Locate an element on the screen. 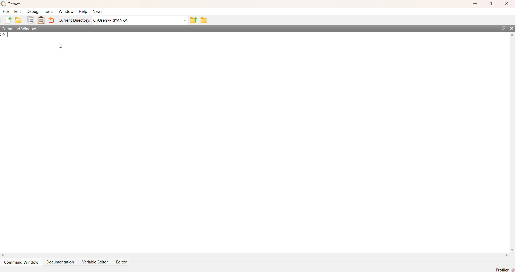 This screenshot has height=272, width=515. Variable Editor is located at coordinates (95, 262).